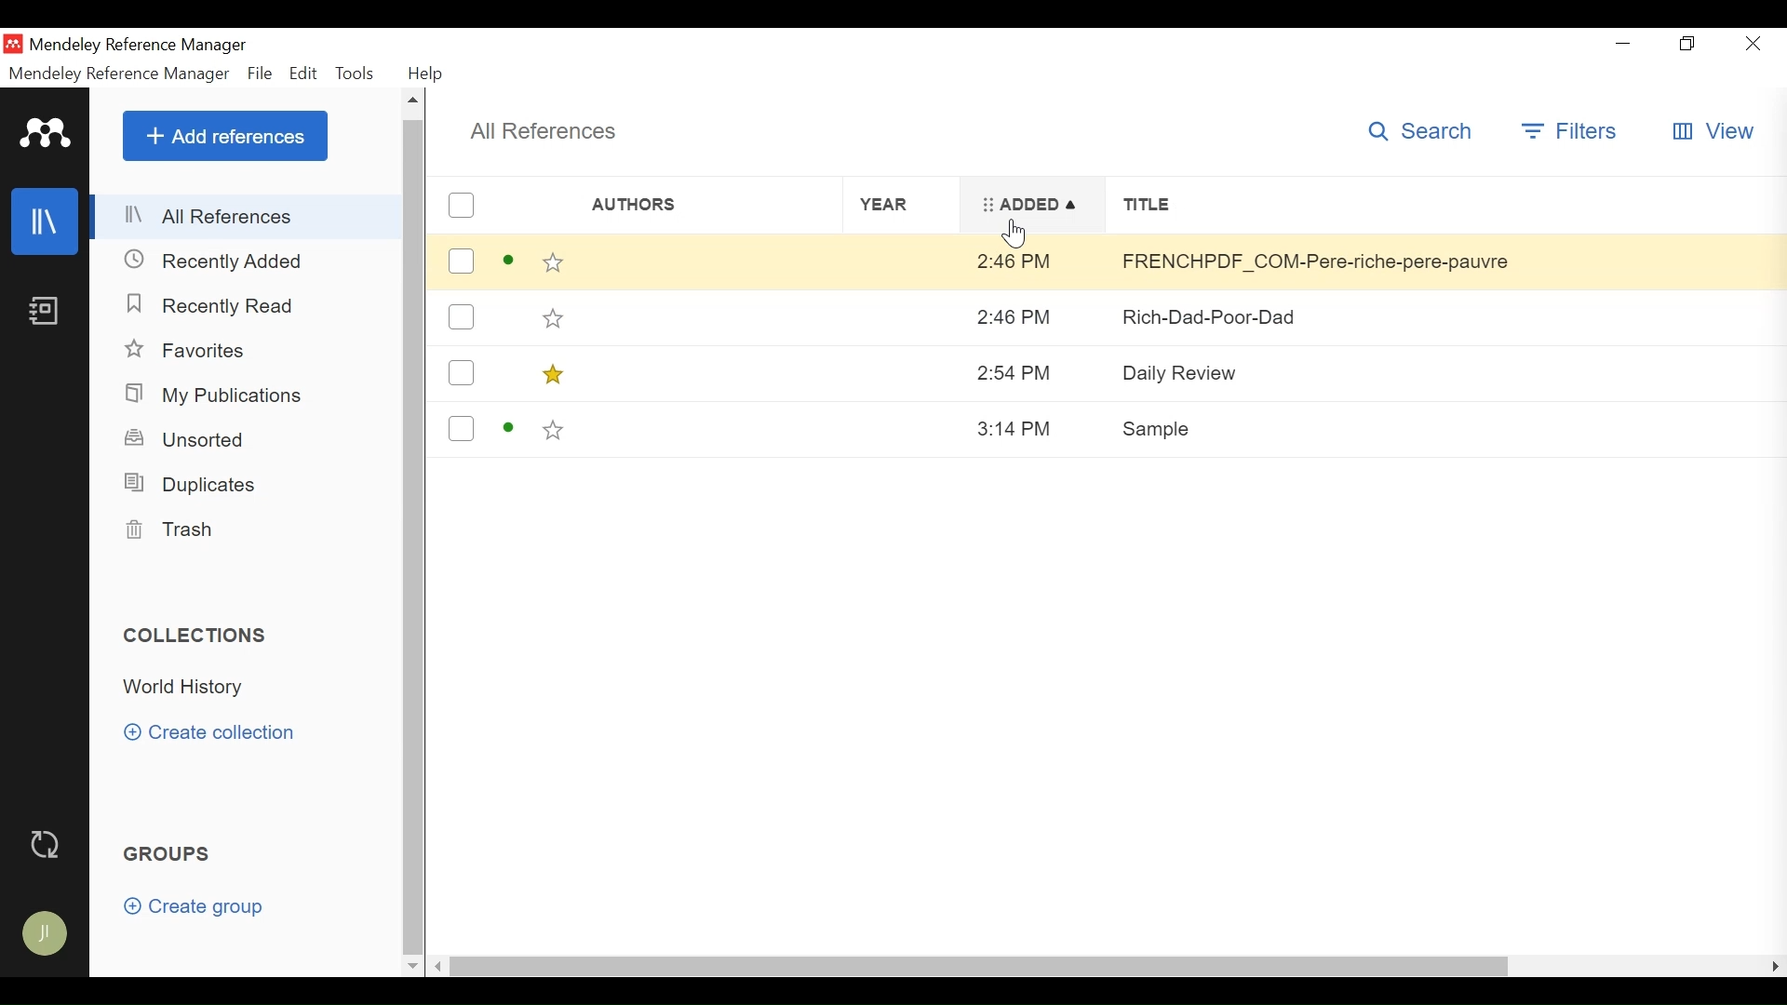 The height and width of the screenshot is (1005, 1787). What do you see at coordinates (427, 74) in the screenshot?
I see `Help` at bounding box center [427, 74].